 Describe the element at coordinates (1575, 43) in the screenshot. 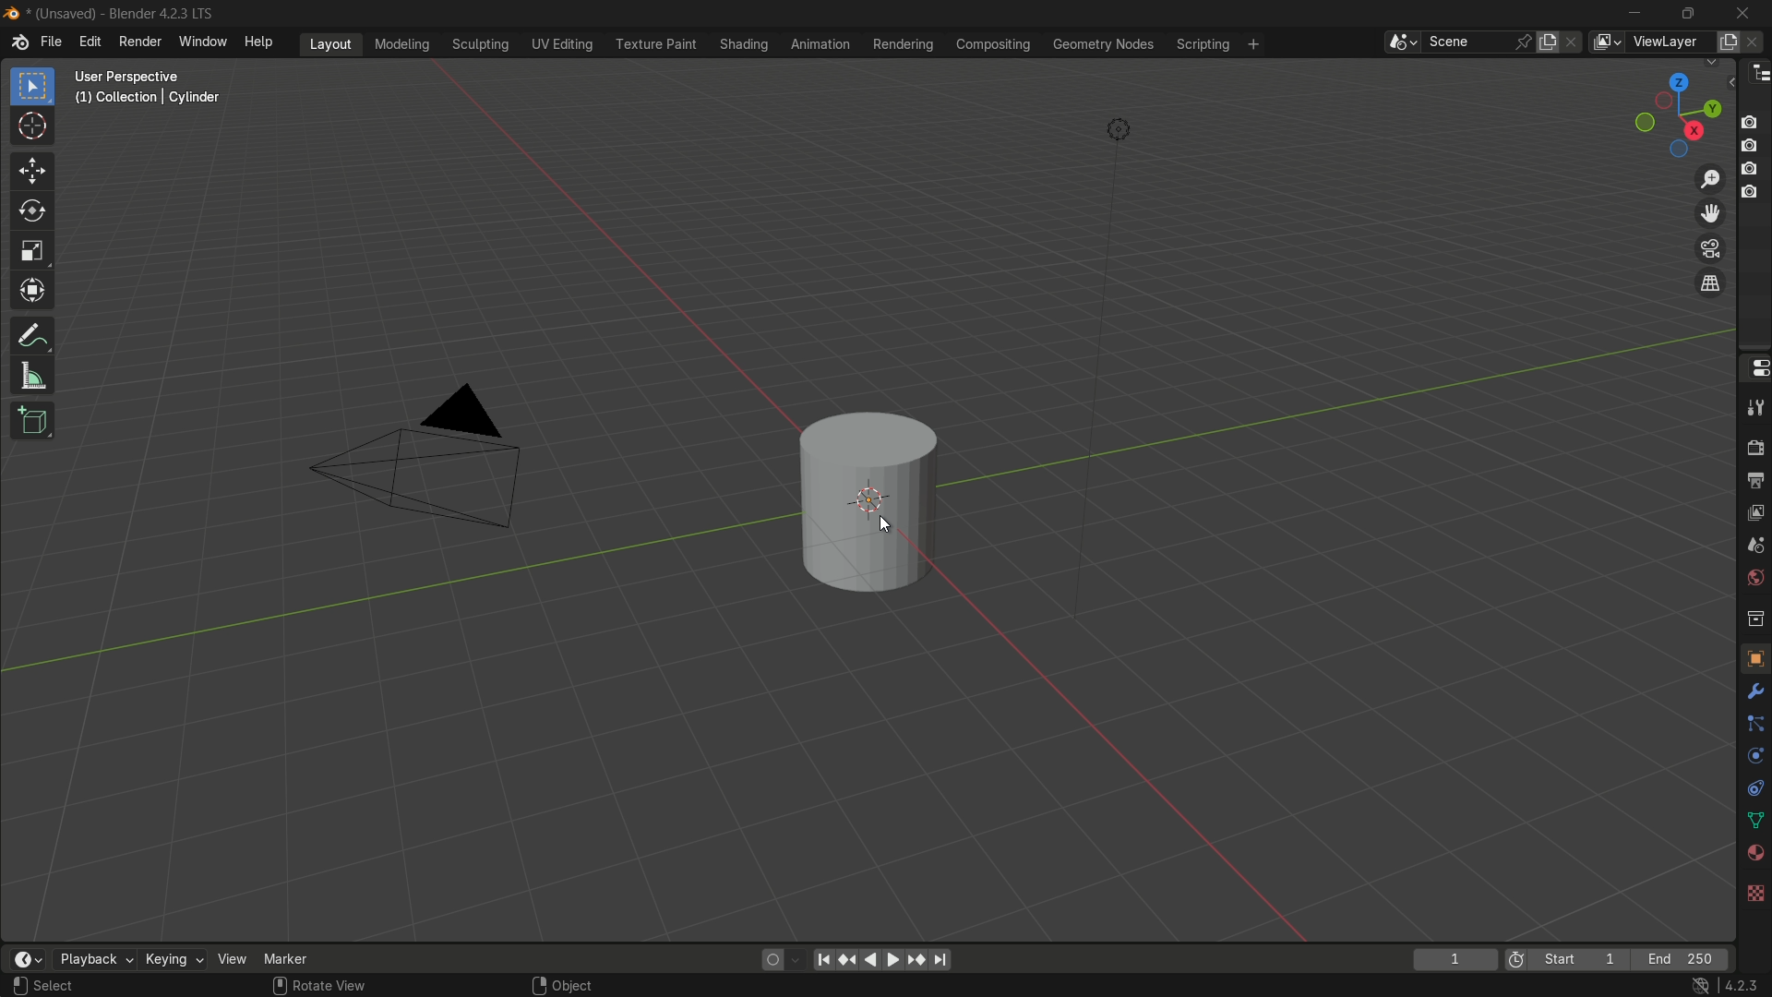

I see `delete scene` at that location.